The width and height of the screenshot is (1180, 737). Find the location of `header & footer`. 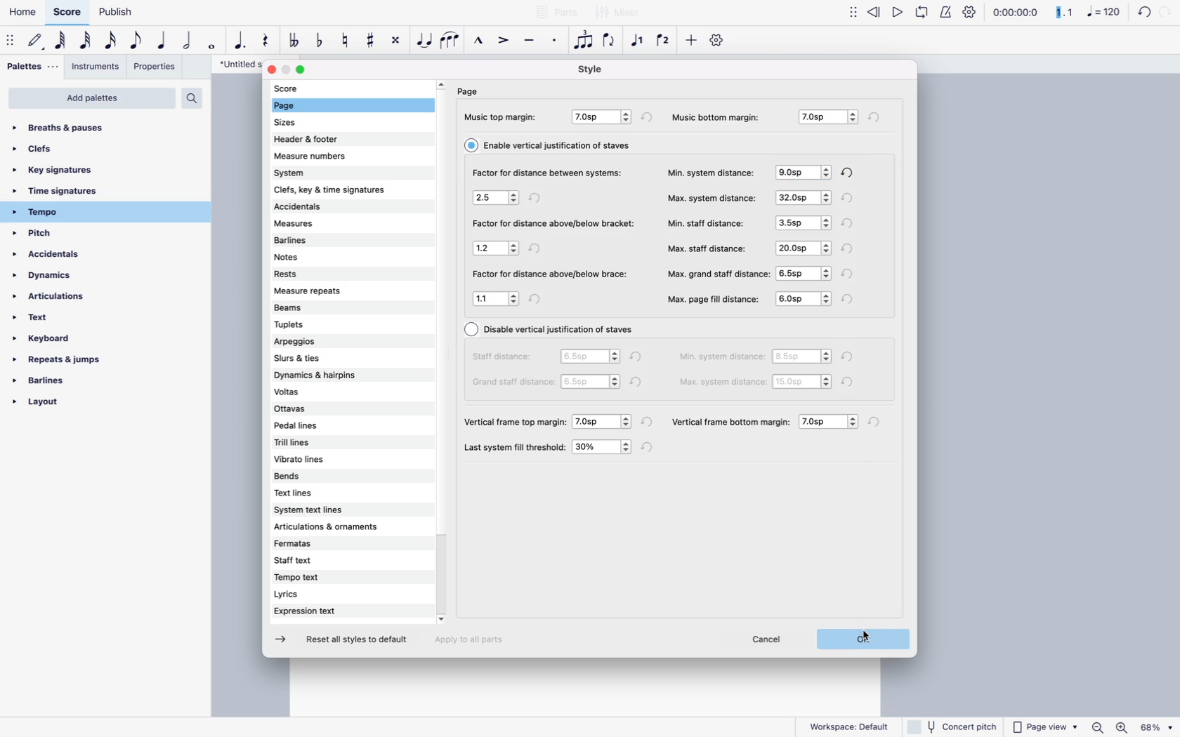

header & footer is located at coordinates (314, 139).